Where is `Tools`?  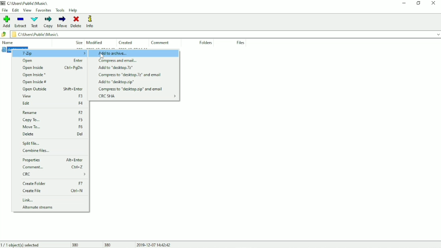
Tools is located at coordinates (60, 11).